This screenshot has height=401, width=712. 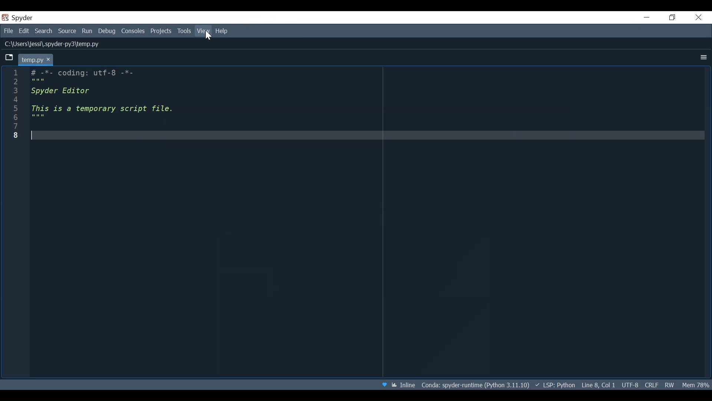 I want to click on Help, so click(x=223, y=32).